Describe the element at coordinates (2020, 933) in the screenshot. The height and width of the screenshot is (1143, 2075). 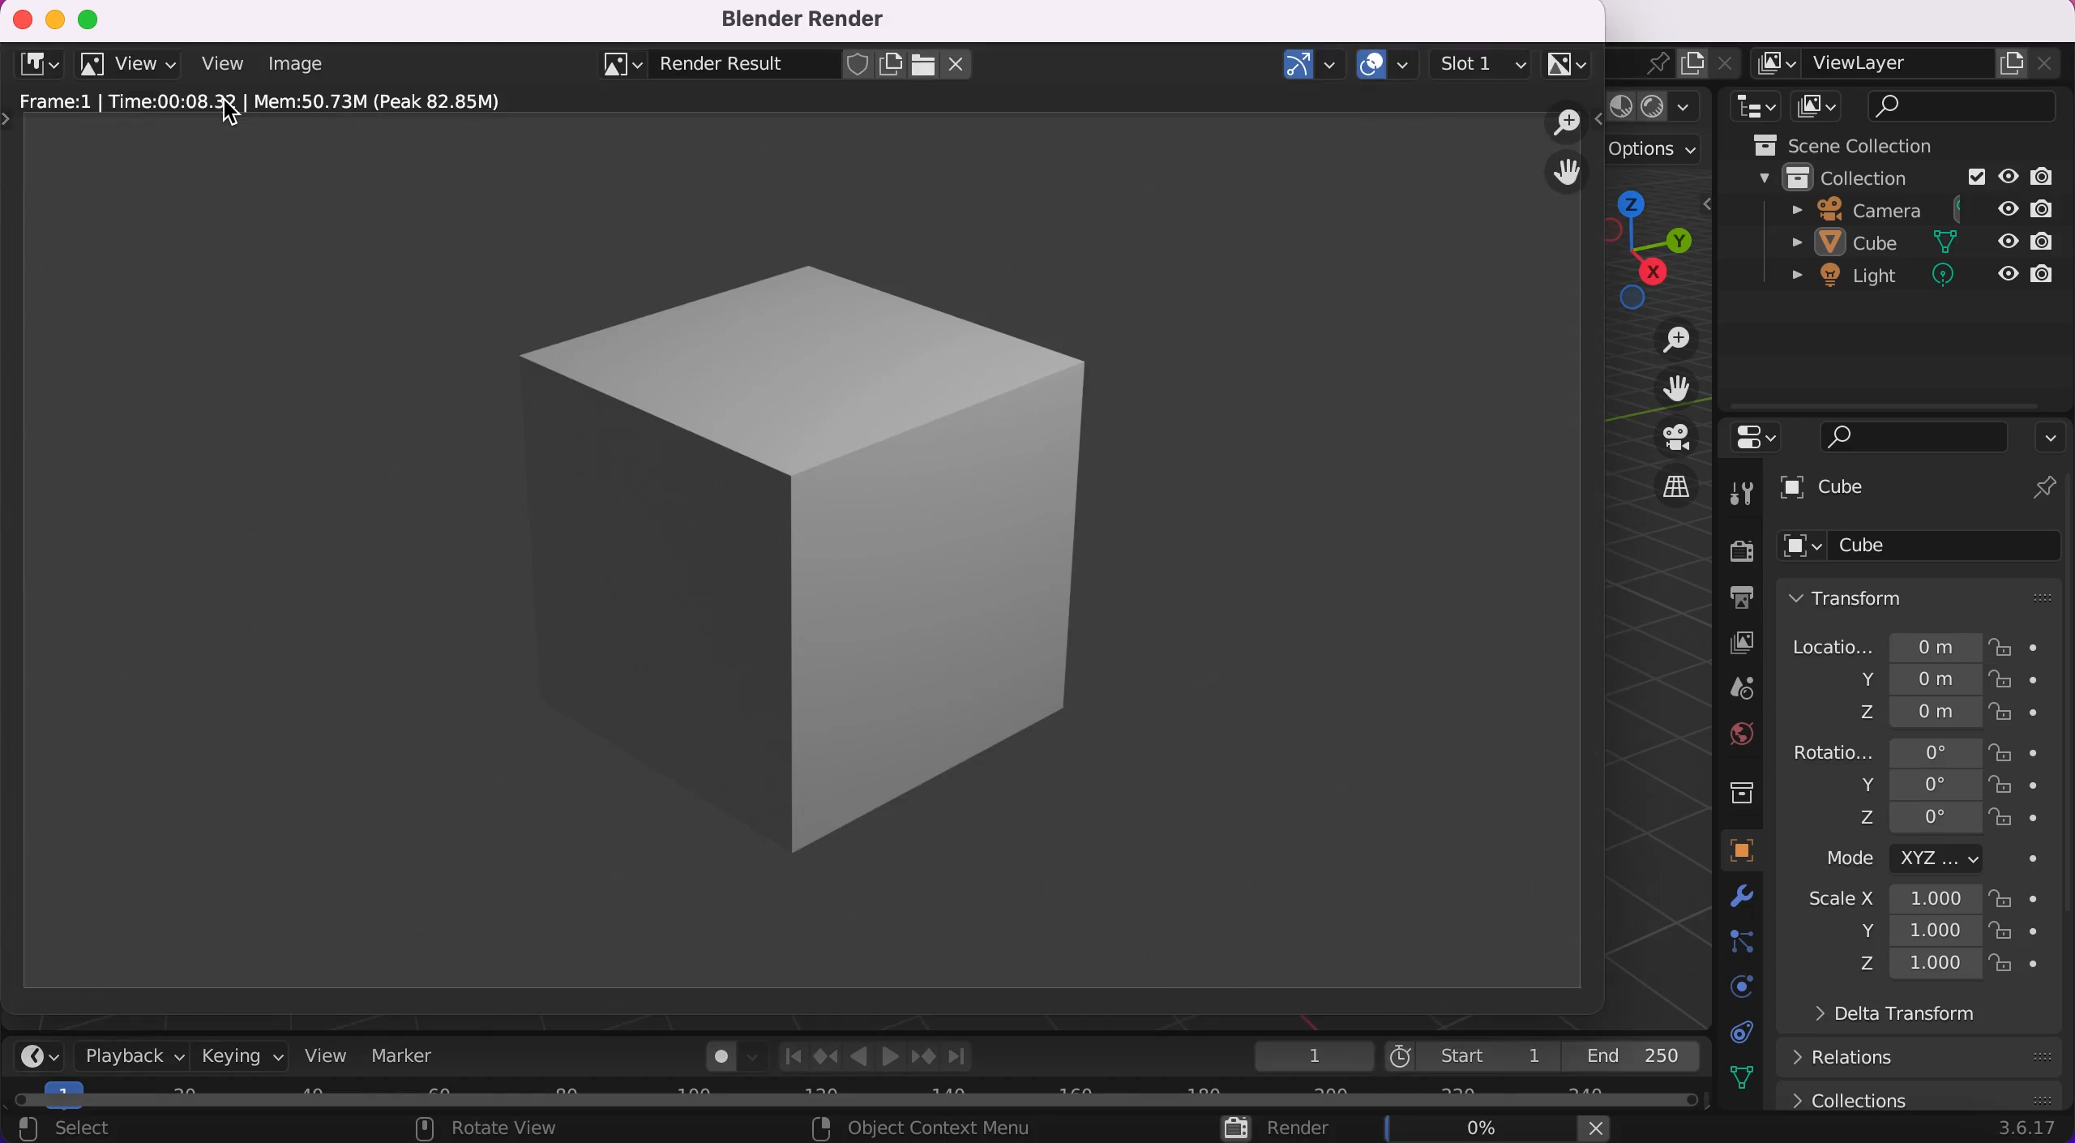
I see `lock` at that location.